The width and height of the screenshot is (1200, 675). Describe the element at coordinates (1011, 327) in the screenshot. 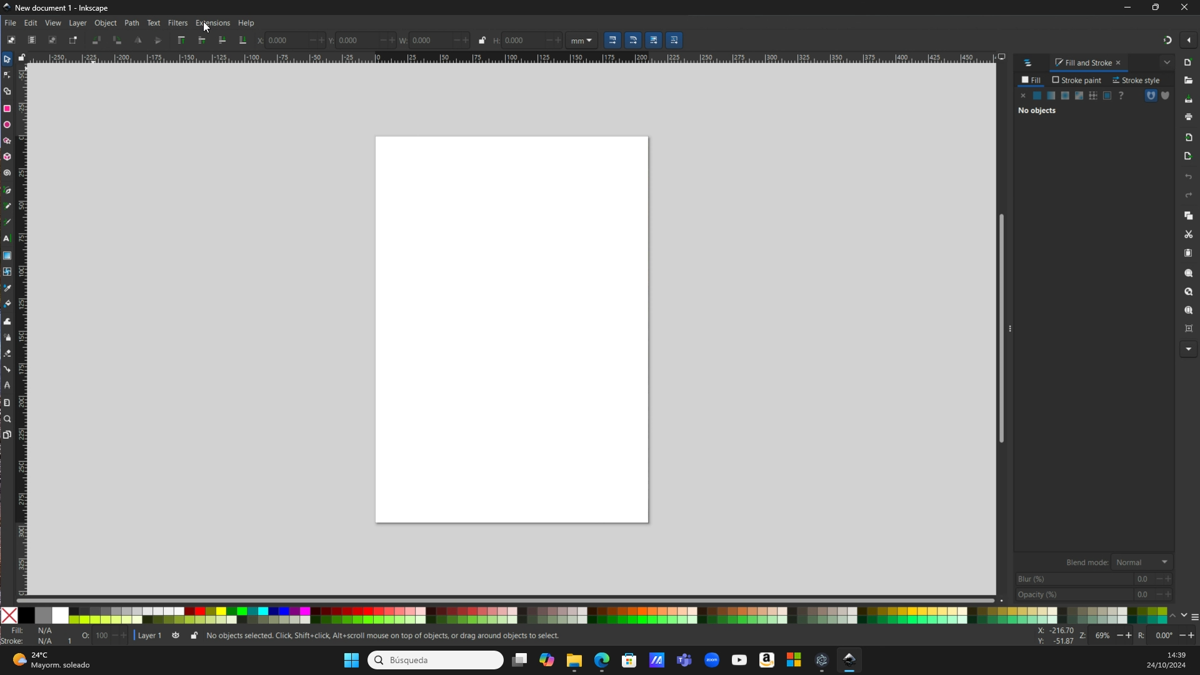

I see `collapse` at that location.